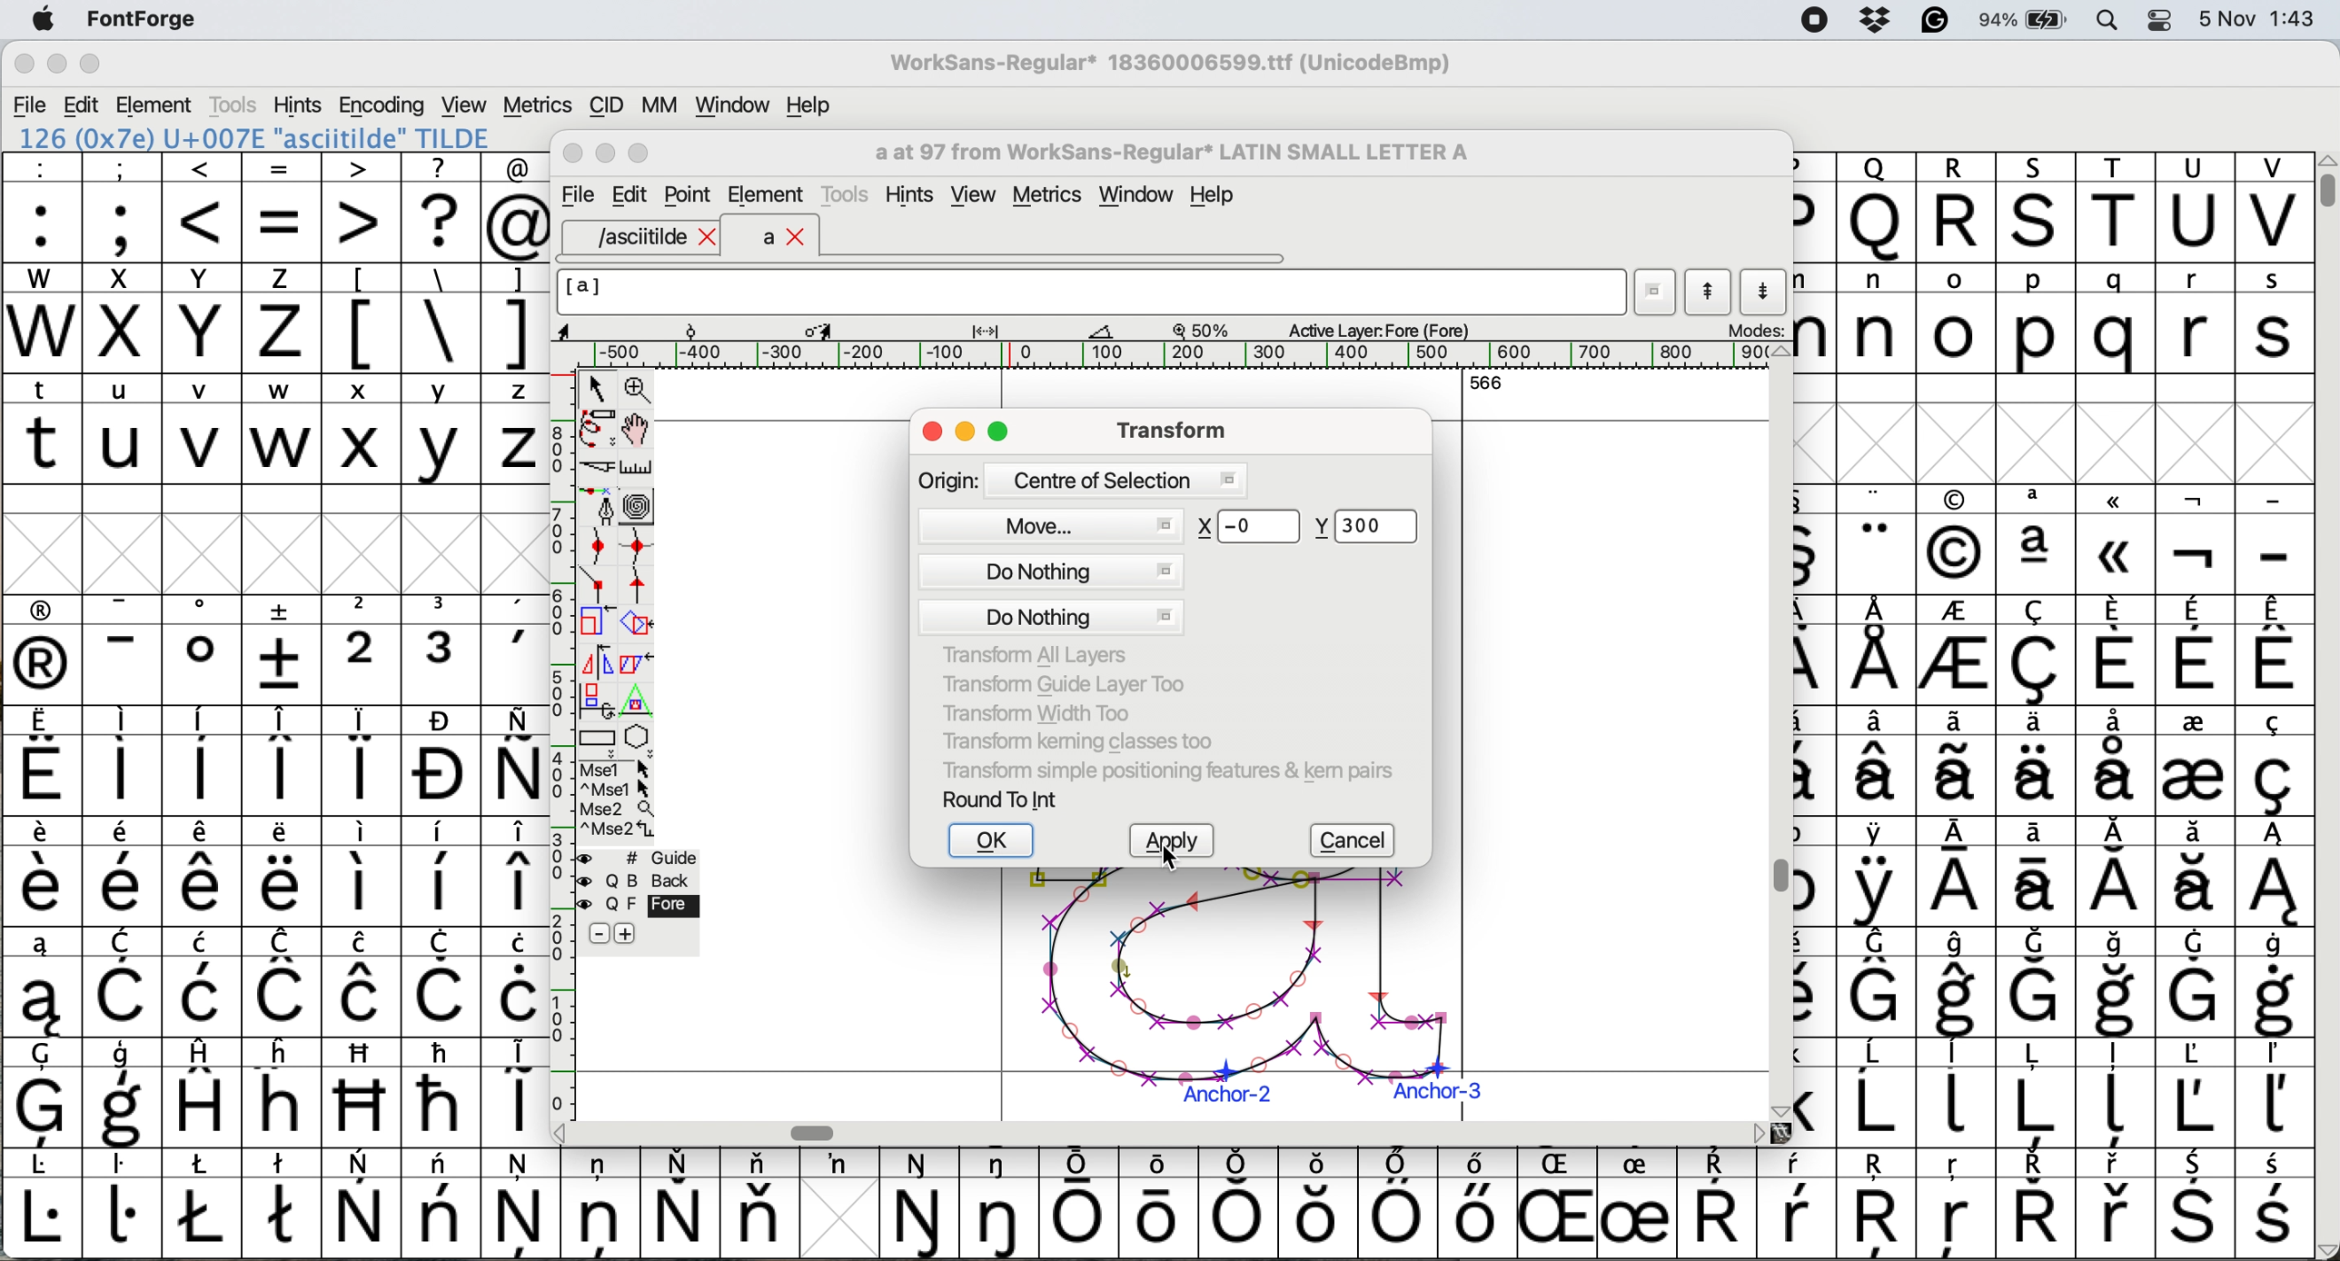 Image resolution: width=2340 pixels, height=1261 pixels. Describe the element at coordinates (1958, 1206) in the screenshot. I see `` at that location.